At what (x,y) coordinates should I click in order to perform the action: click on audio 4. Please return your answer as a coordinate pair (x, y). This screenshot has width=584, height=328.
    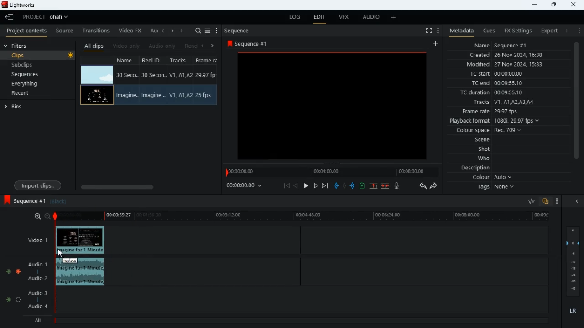
    Looking at the image, I should click on (39, 308).